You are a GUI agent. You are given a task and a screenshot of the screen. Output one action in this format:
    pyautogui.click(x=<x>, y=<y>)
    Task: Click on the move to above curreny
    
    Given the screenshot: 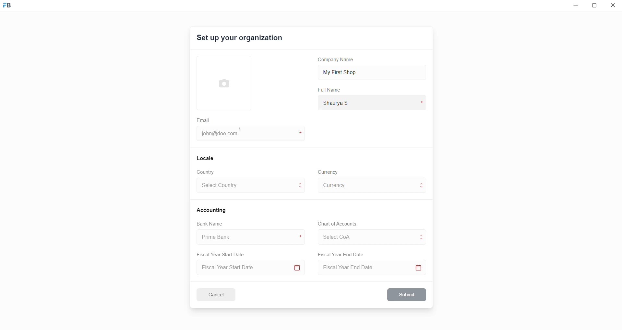 What is the action you would take?
    pyautogui.click(x=423, y=182)
    